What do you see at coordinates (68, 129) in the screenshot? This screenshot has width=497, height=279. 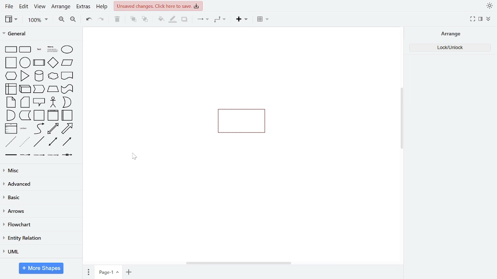 I see `arrow` at bounding box center [68, 129].